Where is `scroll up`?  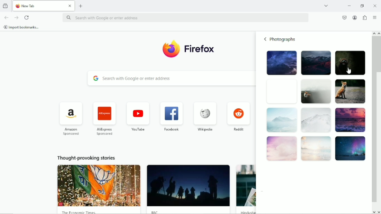 scroll up is located at coordinates (373, 33).